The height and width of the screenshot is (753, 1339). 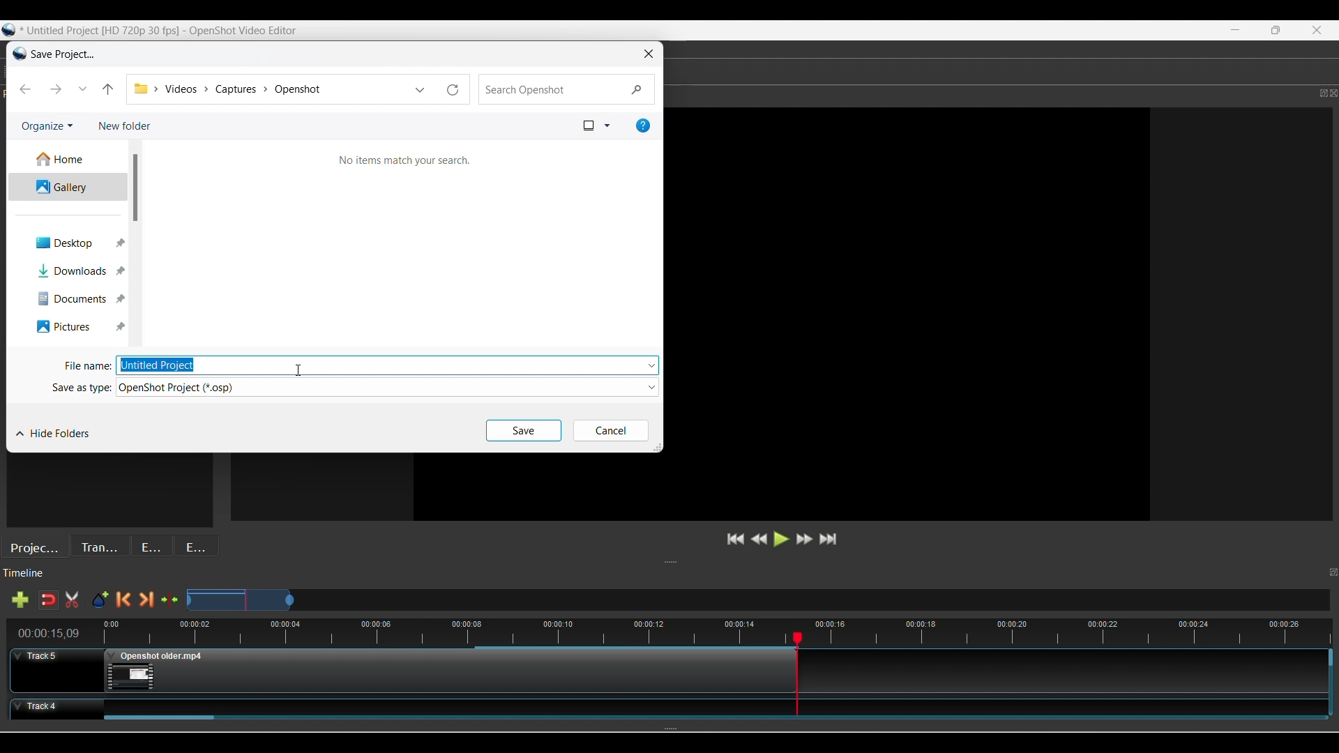 I want to click on logo, so click(x=8, y=33).